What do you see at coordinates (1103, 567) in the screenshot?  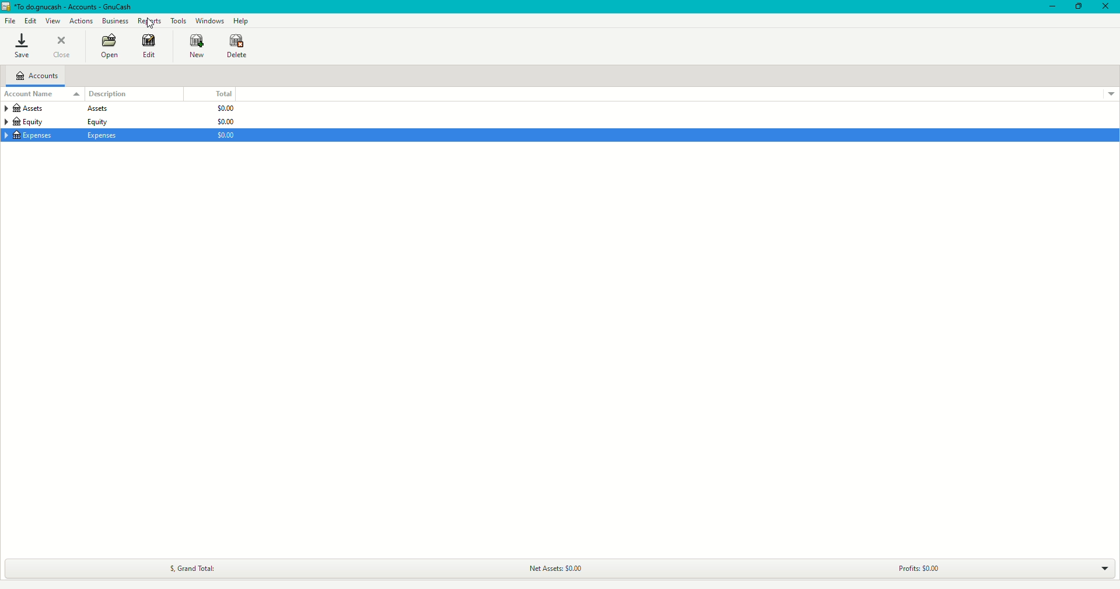 I see `Drop down` at bounding box center [1103, 567].